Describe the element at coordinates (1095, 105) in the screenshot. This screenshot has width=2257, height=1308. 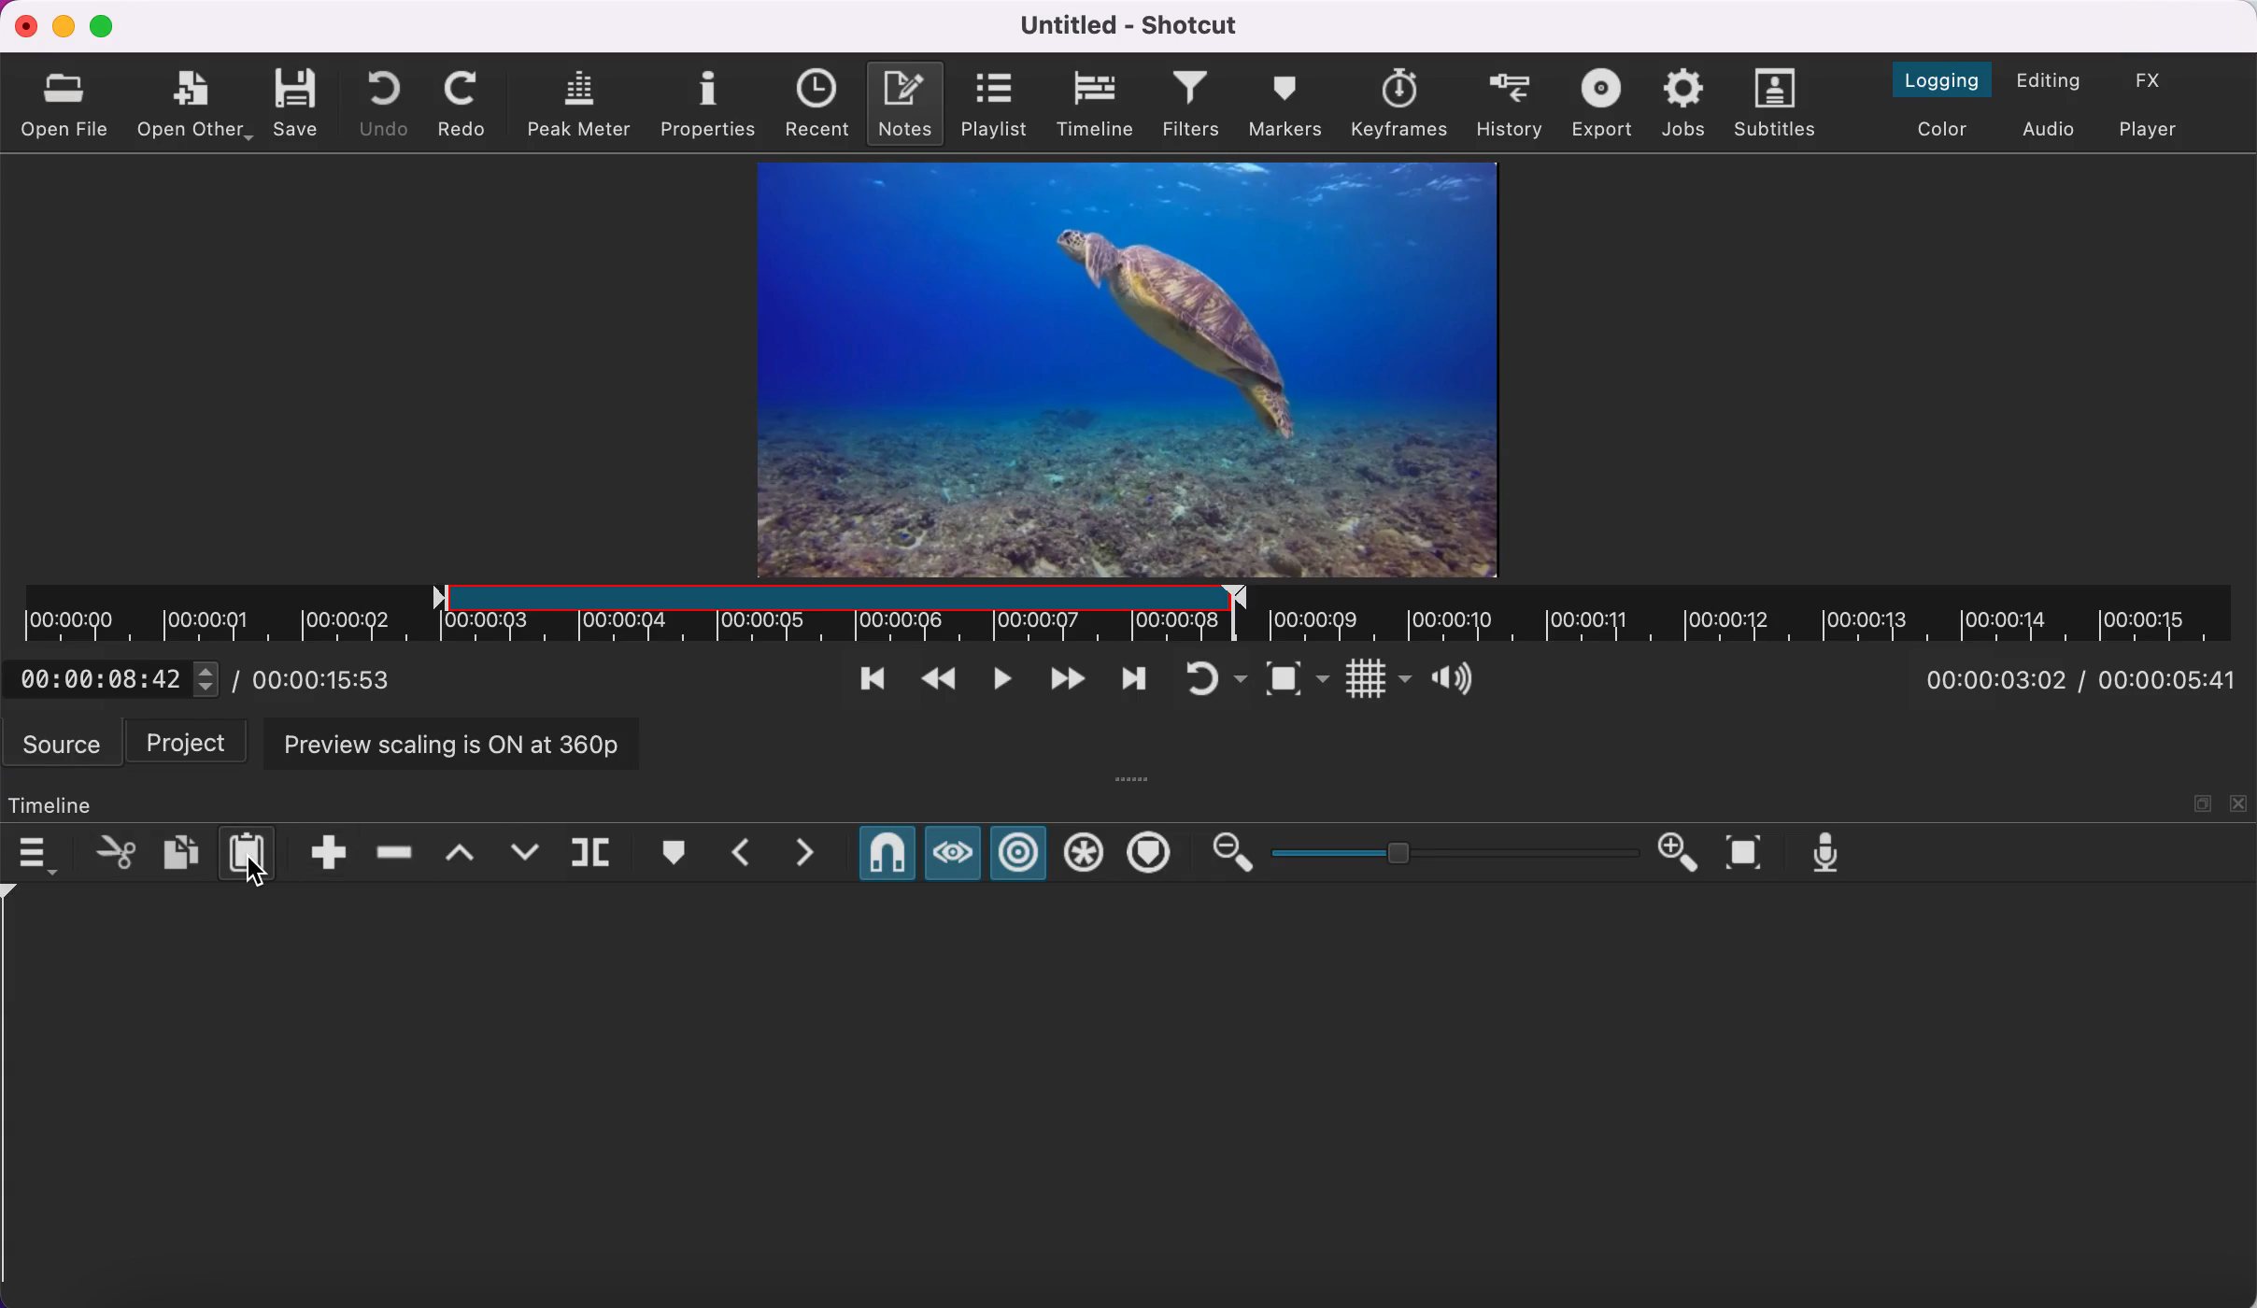
I see `timeline` at that location.